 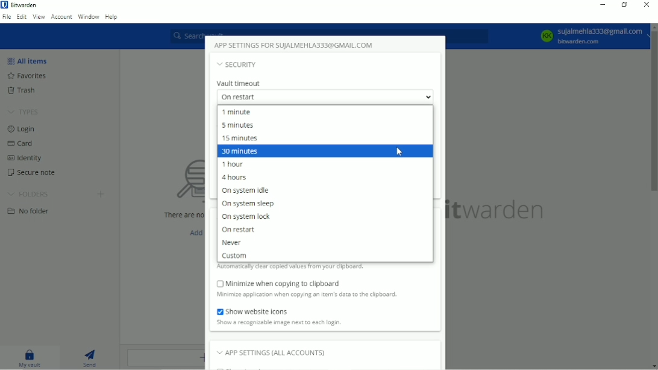 What do you see at coordinates (247, 216) in the screenshot?
I see `On system lock` at bounding box center [247, 216].